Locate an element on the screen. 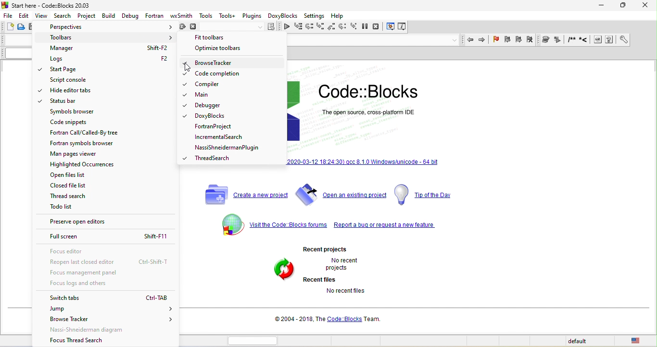 The height and width of the screenshot is (347, 657). open preference is located at coordinates (622, 40).